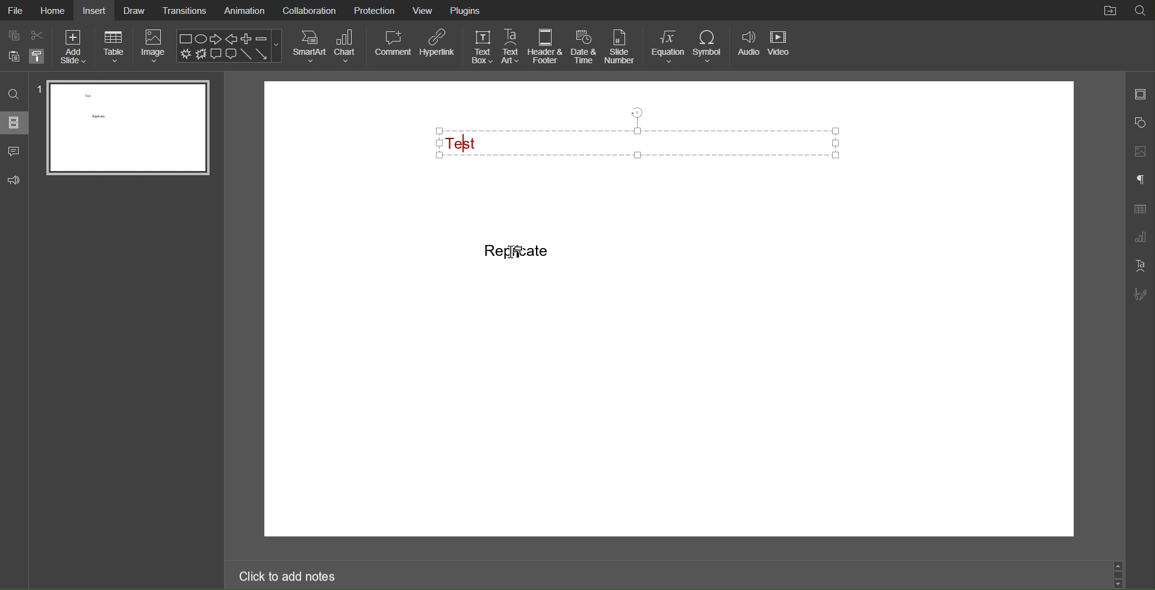  Describe the element at coordinates (709, 47) in the screenshot. I see `Symbol` at that location.